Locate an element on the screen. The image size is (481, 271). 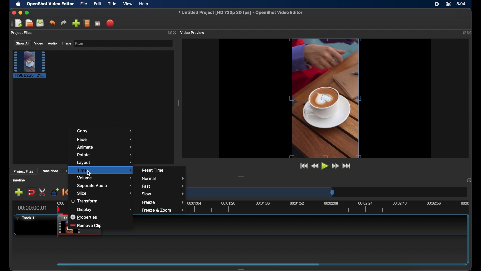
video preview is located at coordinates (326, 98).